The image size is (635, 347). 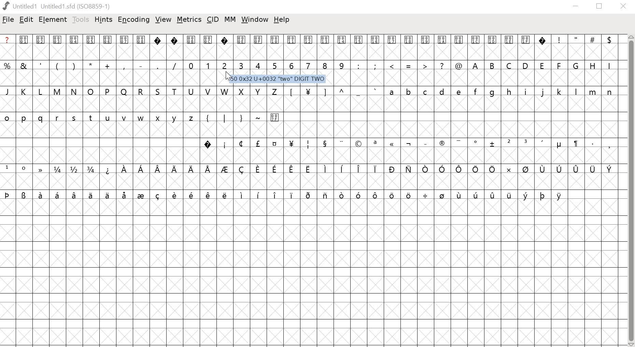 I want to click on file, so click(x=8, y=20).